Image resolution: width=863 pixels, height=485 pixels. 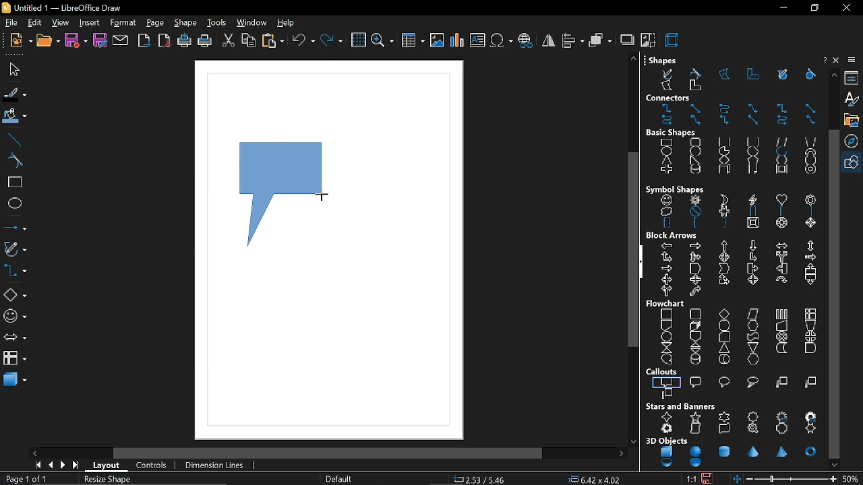 I want to click on decision, so click(x=724, y=313).